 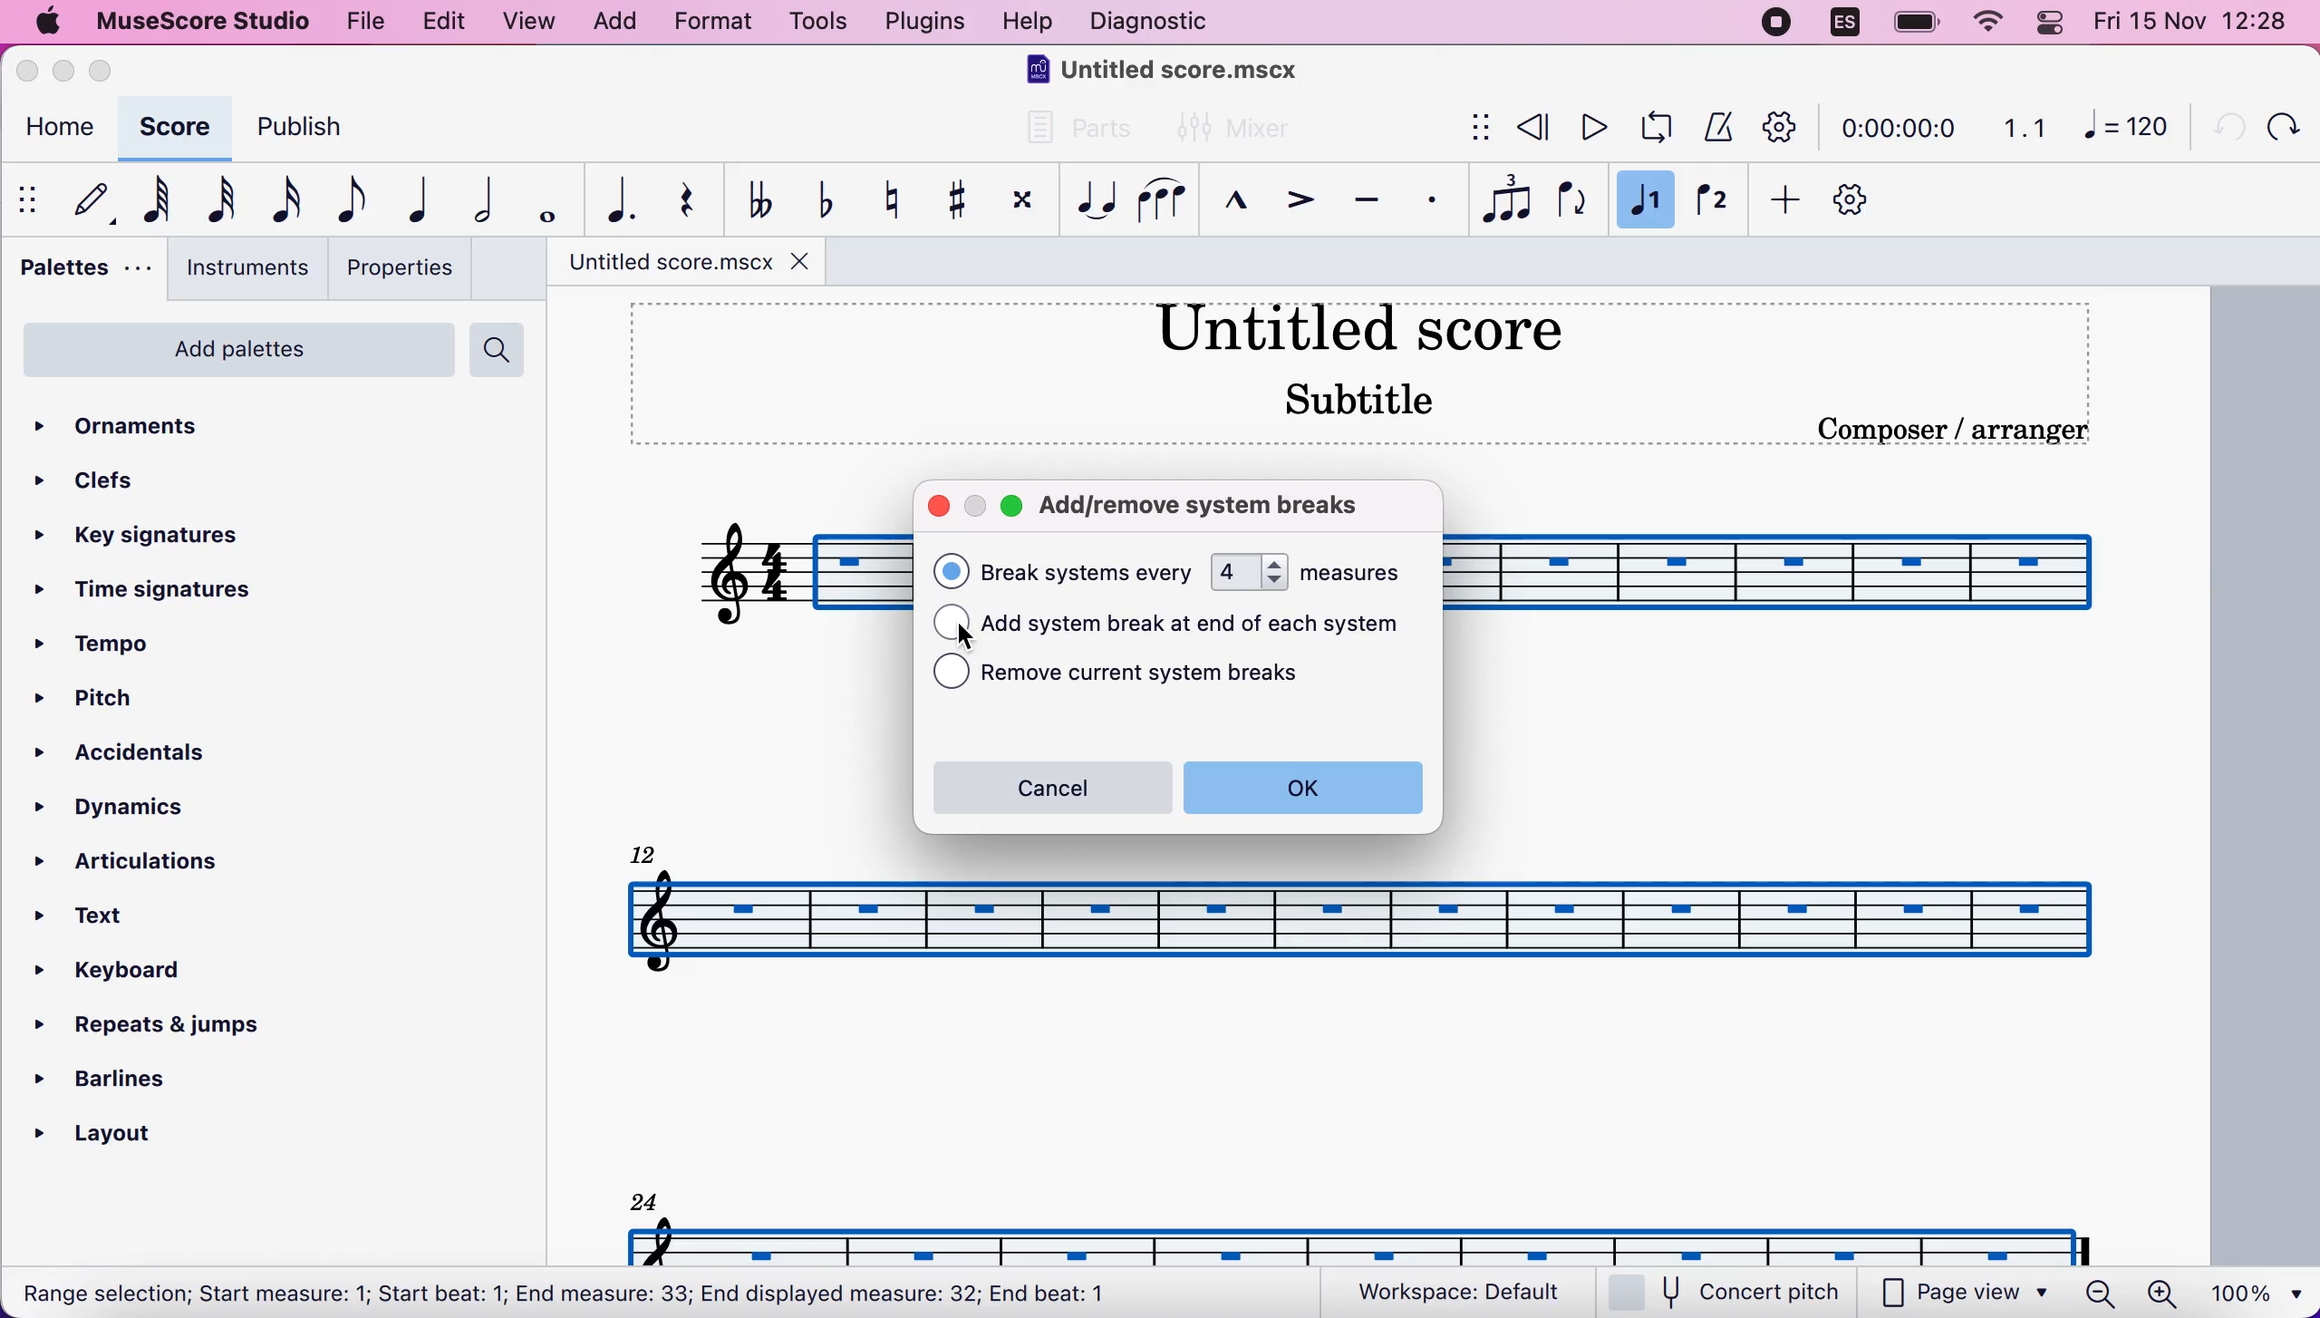 What do you see at coordinates (1476, 129) in the screenshot?
I see `show/hide` at bounding box center [1476, 129].